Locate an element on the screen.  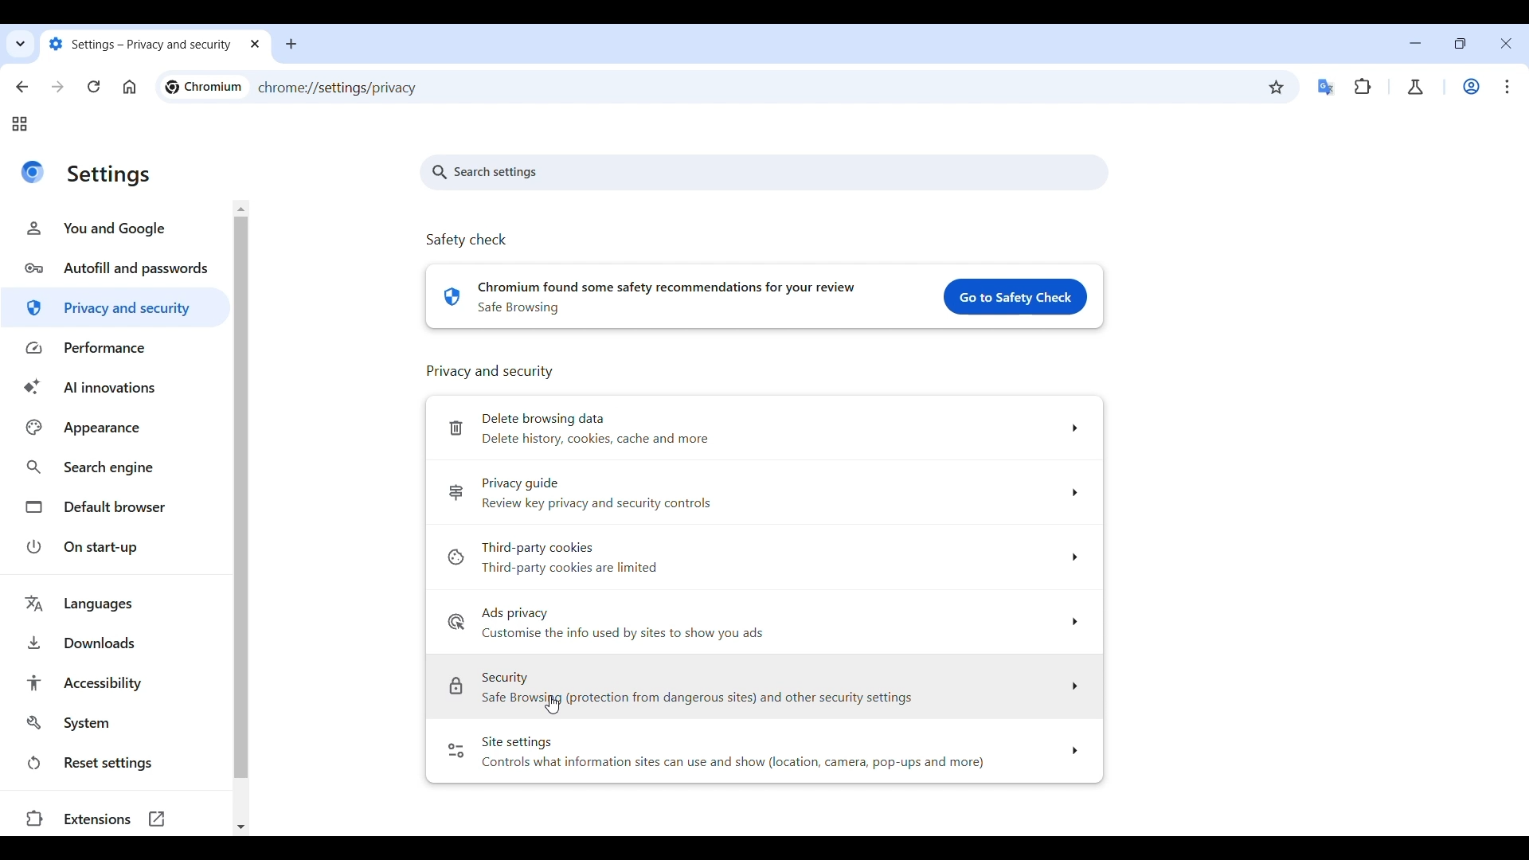
Privacy guide Review key privacy and security controls is located at coordinates (763, 499).